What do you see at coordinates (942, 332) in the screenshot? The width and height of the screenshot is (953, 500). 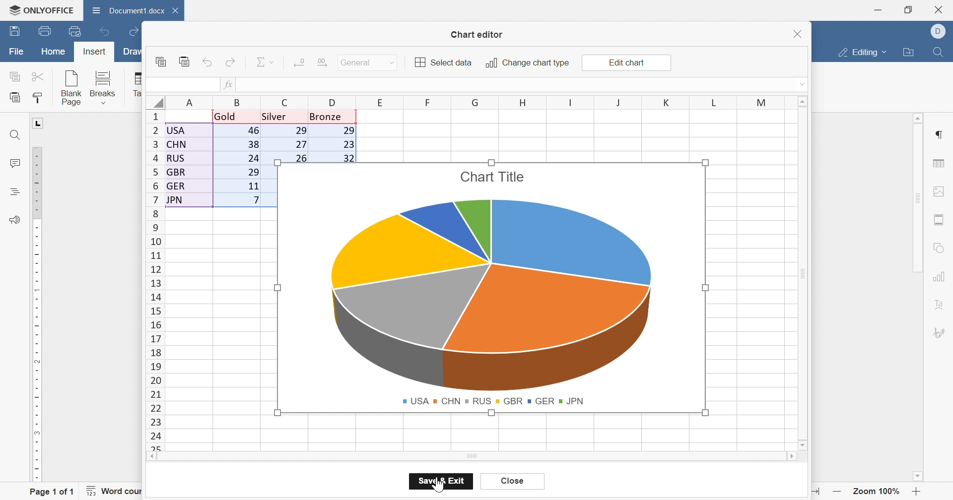 I see `Signature settings` at bounding box center [942, 332].